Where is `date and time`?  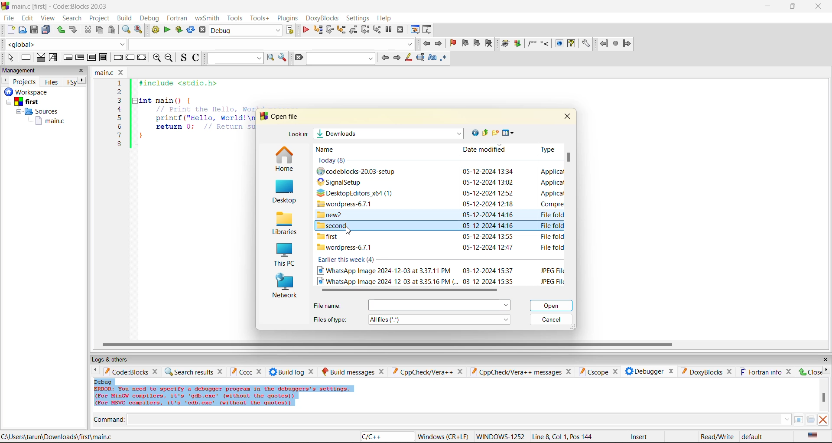 date and time is located at coordinates (488, 193).